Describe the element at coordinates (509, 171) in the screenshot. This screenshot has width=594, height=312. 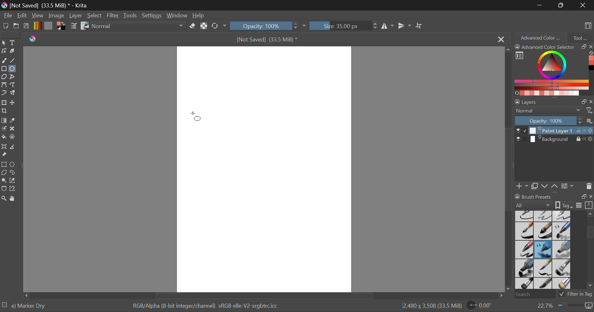
I see `Scroll Bar` at that location.